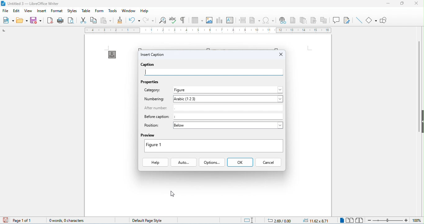 The height and width of the screenshot is (224, 424). I want to click on table, so click(85, 11).